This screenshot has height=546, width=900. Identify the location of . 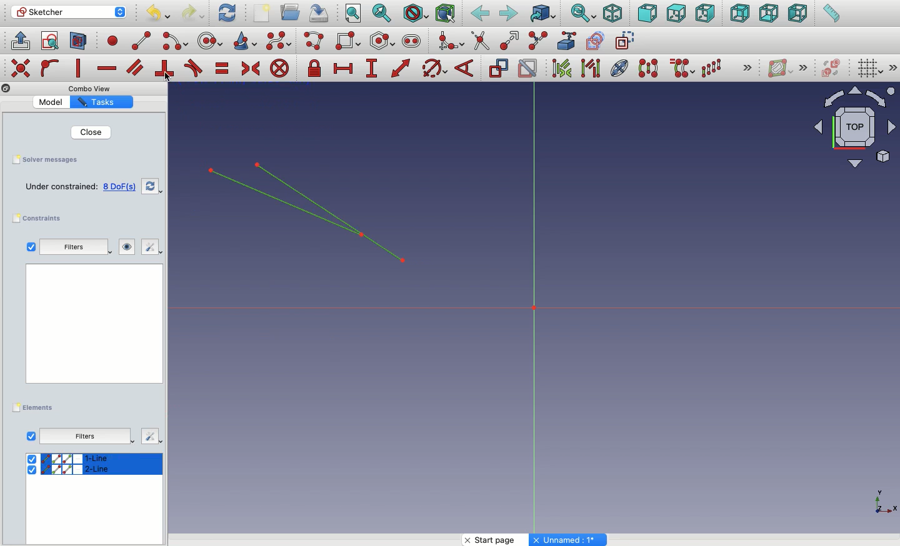
(91, 89).